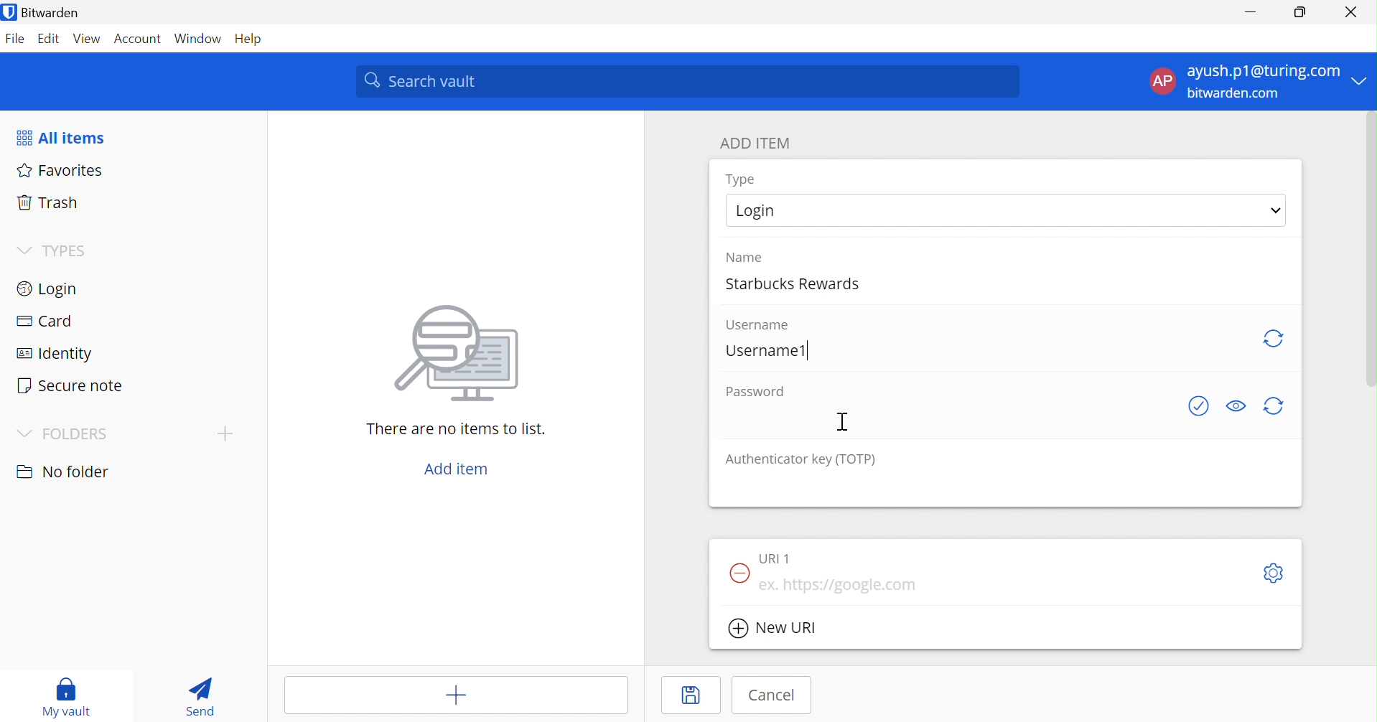 The width and height of the screenshot is (1377, 722). I want to click on Add item, so click(459, 470).